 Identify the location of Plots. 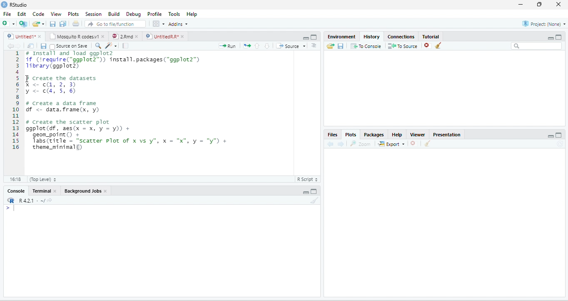
(351, 134).